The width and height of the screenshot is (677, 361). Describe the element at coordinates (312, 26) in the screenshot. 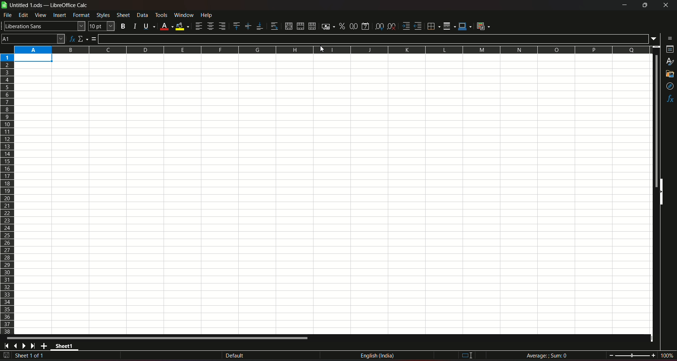

I see `unmerge cells` at that location.